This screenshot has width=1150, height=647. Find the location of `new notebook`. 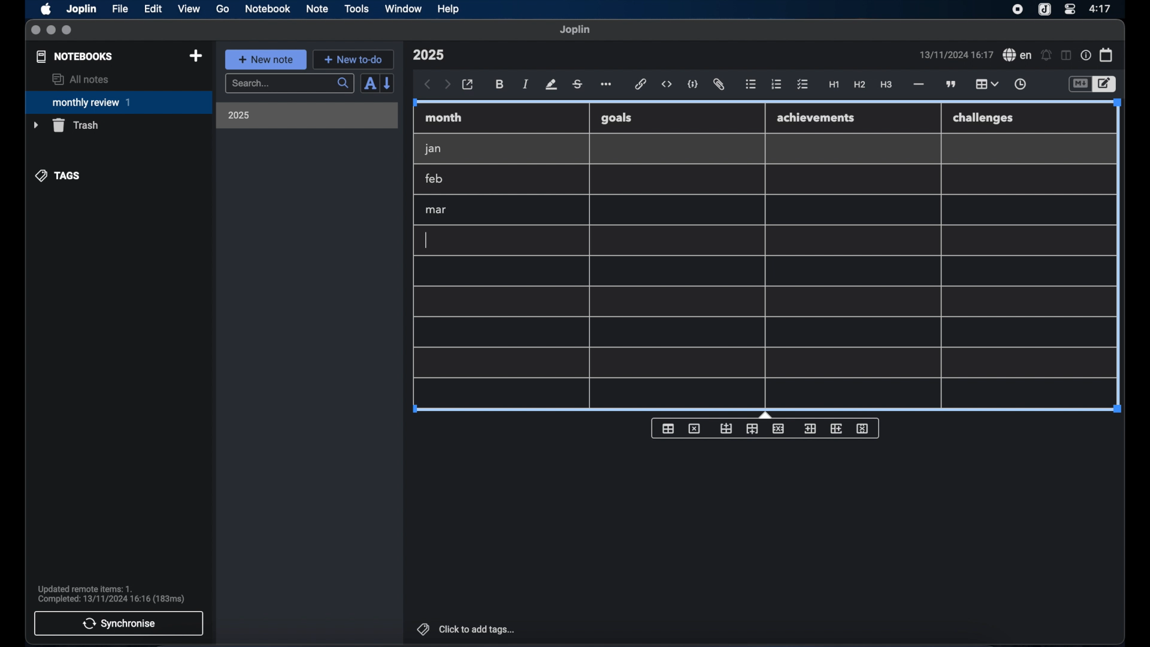

new notebook is located at coordinates (195, 56).